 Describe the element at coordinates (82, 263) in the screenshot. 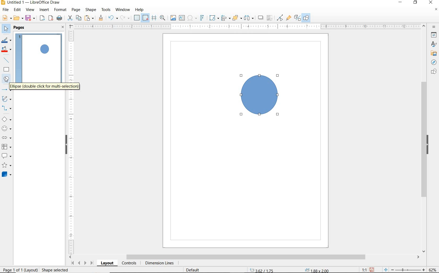

I see `SCROLL NEXT` at that location.